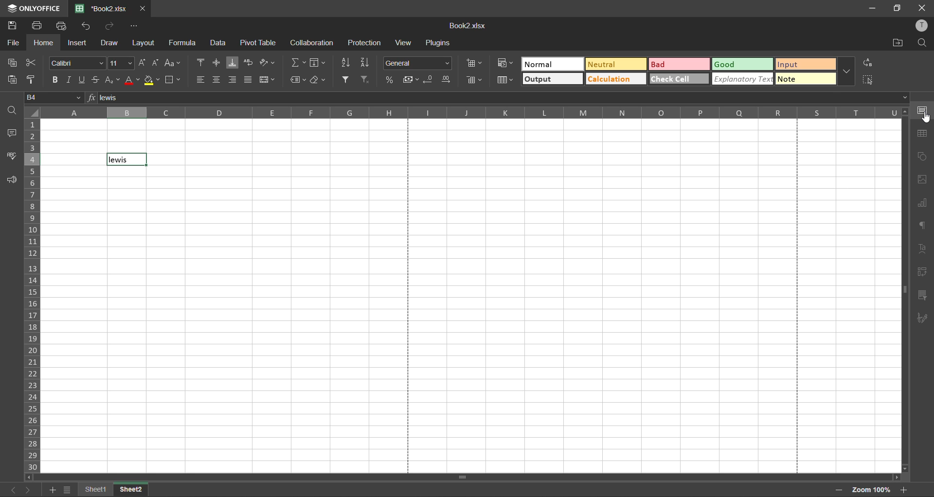  I want to click on move down, so click(907, 468).